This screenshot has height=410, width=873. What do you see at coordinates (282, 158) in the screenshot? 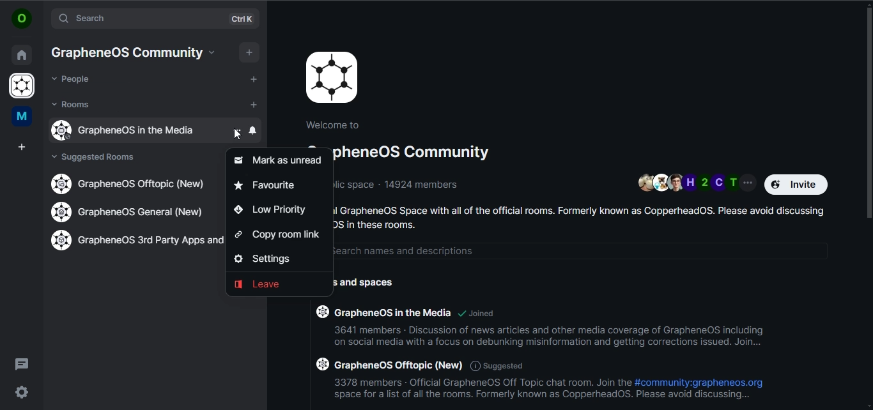
I see `mark as unread` at bounding box center [282, 158].